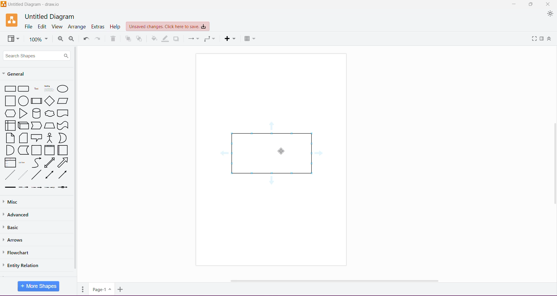 This screenshot has height=296, width=557. Describe the element at coordinates (166, 39) in the screenshot. I see `Line Color` at that location.